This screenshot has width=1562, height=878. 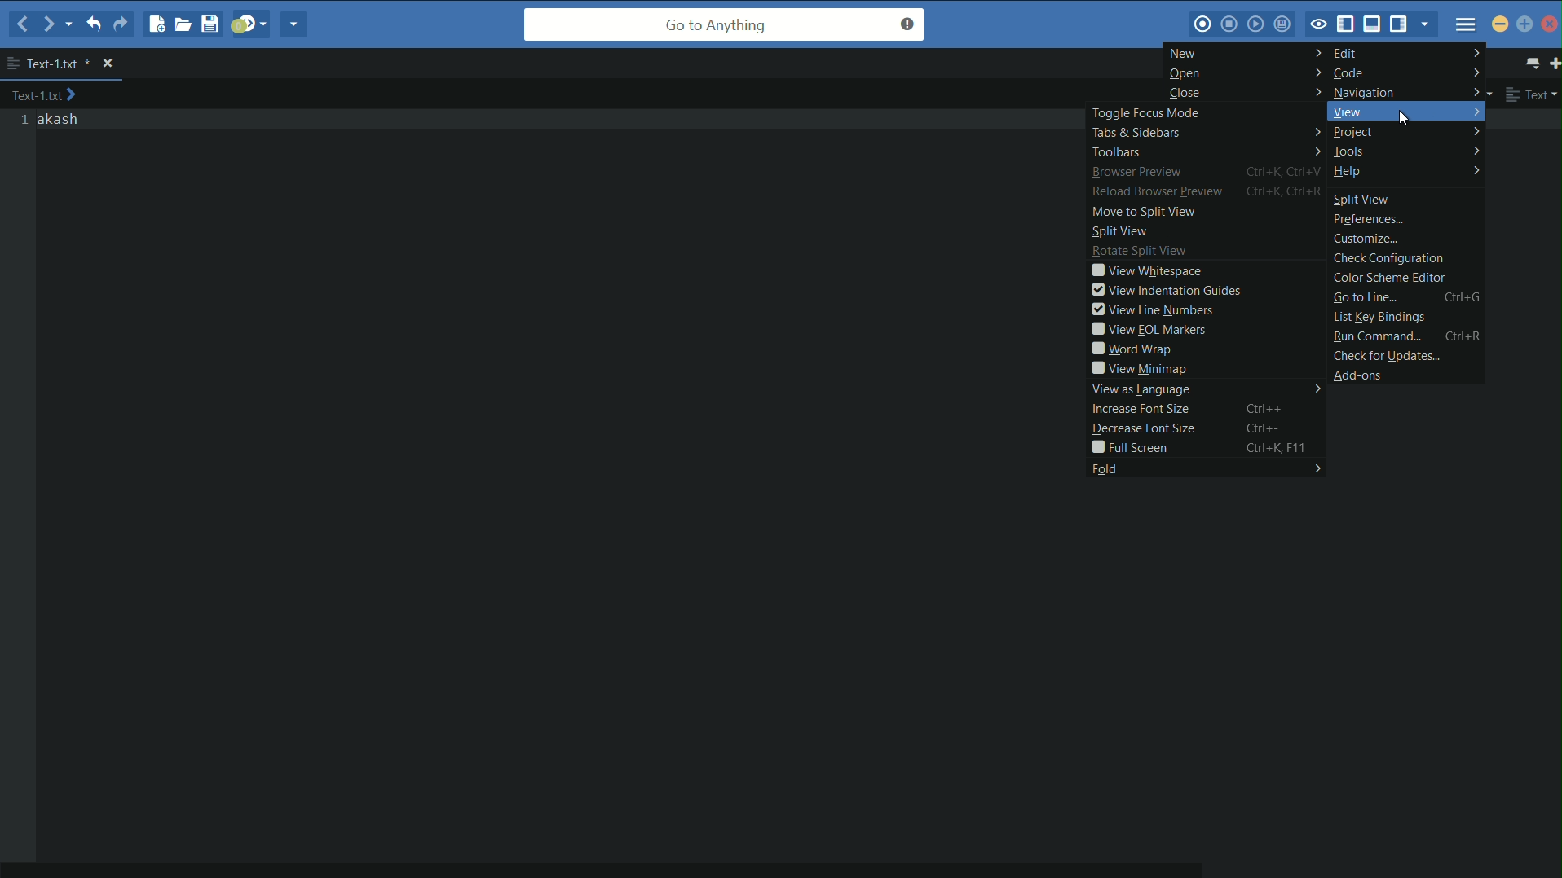 I want to click on view minimap, so click(x=1206, y=368).